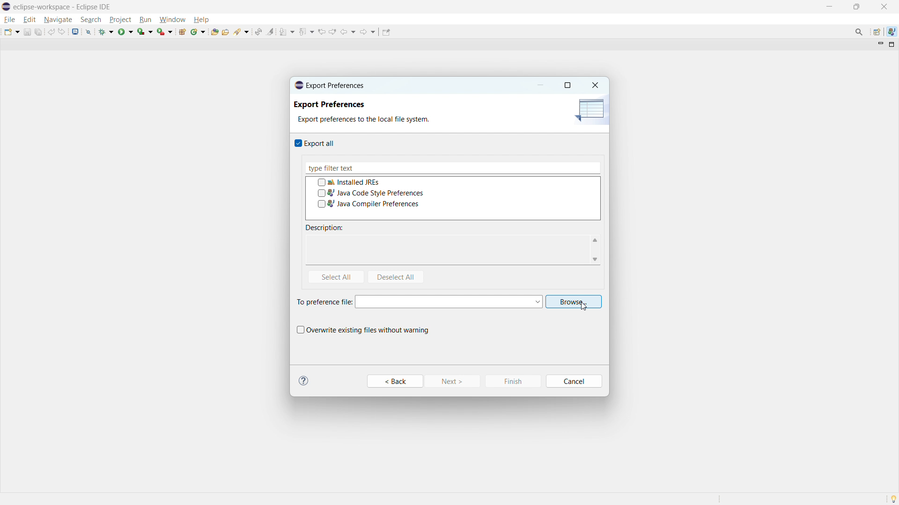  I want to click on redo, so click(62, 32).